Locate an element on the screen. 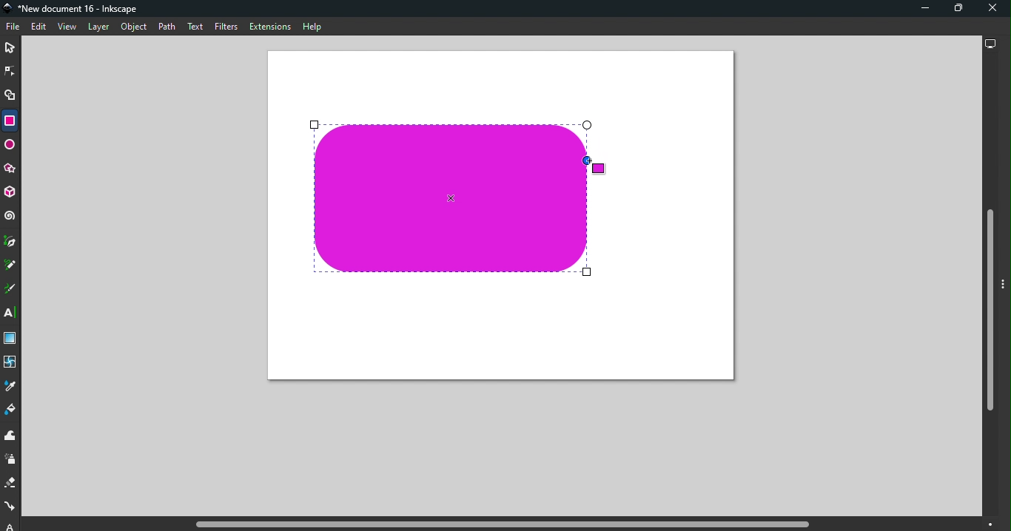  Rounded Rectangle is located at coordinates (451, 200).